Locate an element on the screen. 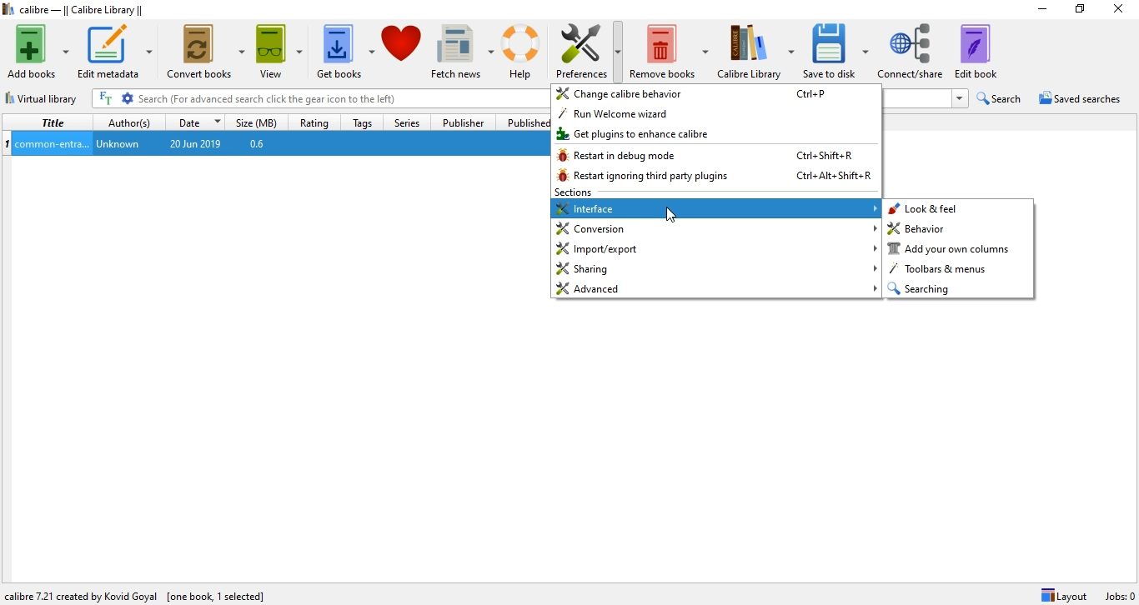 The image size is (1139, 605). get plugins to enhance calibre is located at coordinates (715, 135).